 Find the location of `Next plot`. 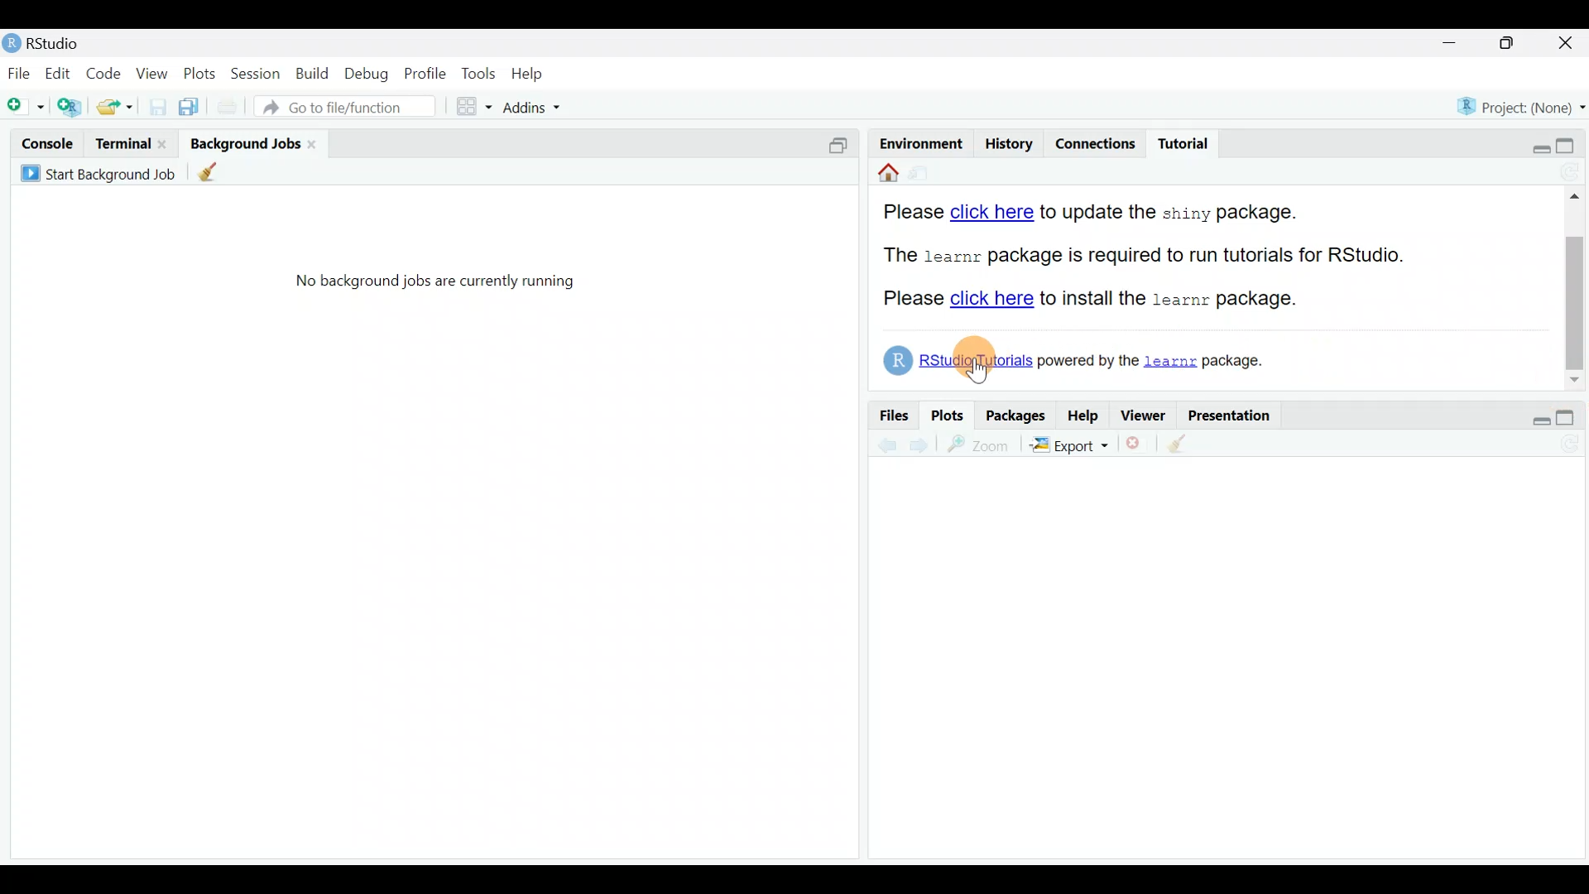

Next plot is located at coordinates (919, 445).